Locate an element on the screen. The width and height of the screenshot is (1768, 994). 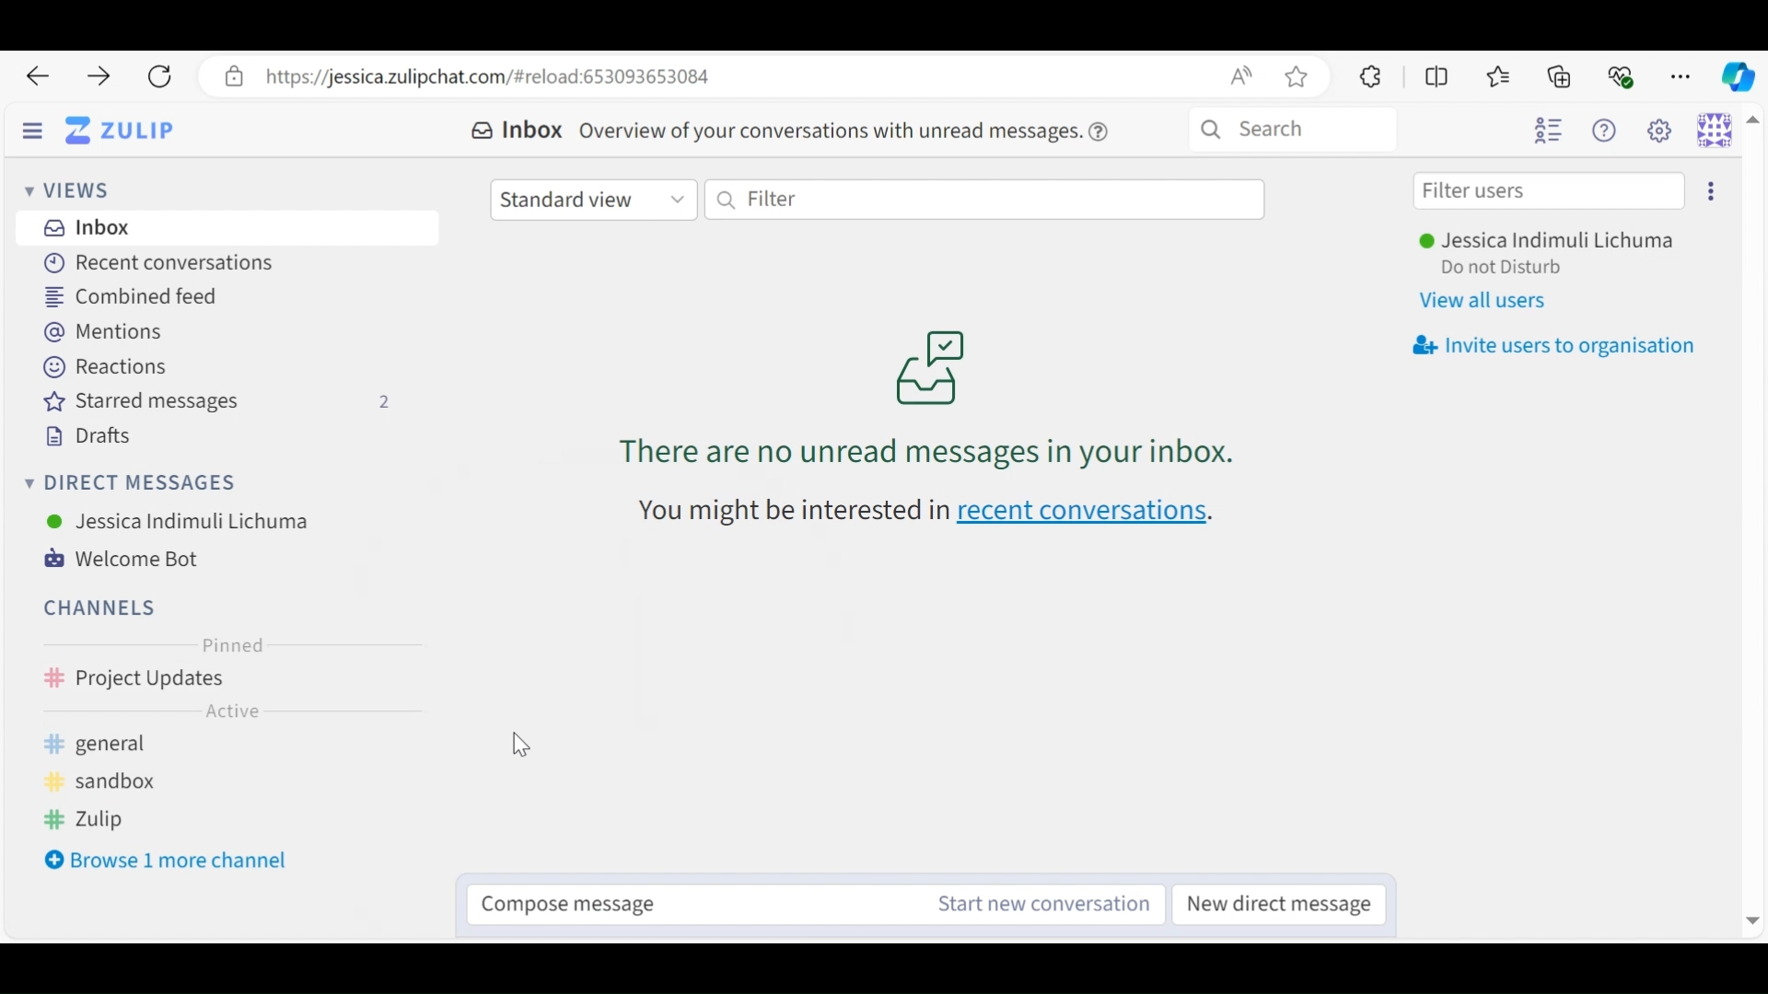
Collections is located at coordinates (1562, 75).